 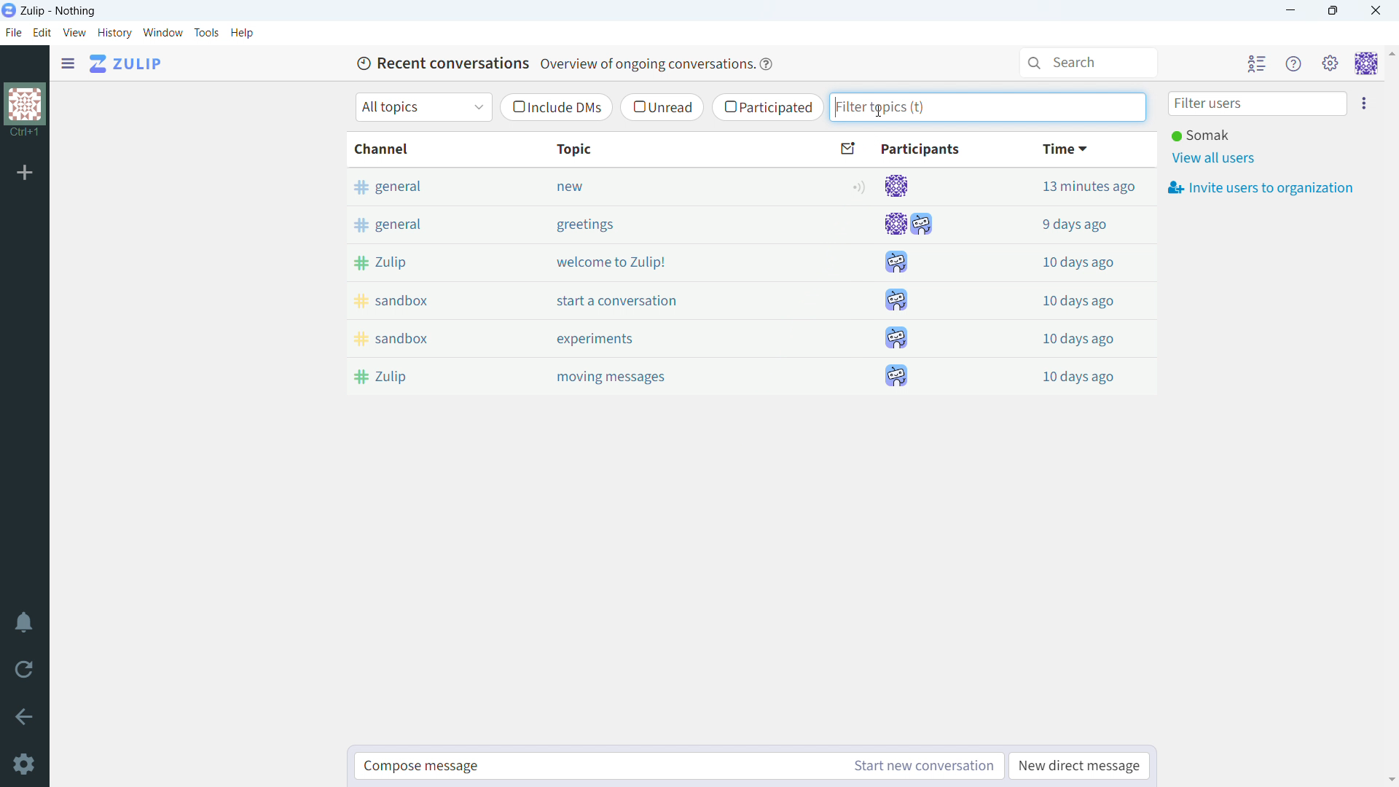 I want to click on general, so click(x=420, y=186).